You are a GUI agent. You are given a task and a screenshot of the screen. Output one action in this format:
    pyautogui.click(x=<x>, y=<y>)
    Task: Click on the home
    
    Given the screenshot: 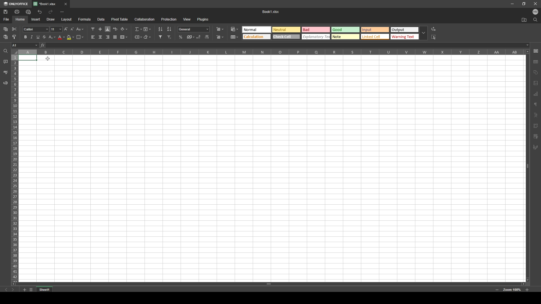 What is the action you would take?
    pyautogui.click(x=21, y=19)
    